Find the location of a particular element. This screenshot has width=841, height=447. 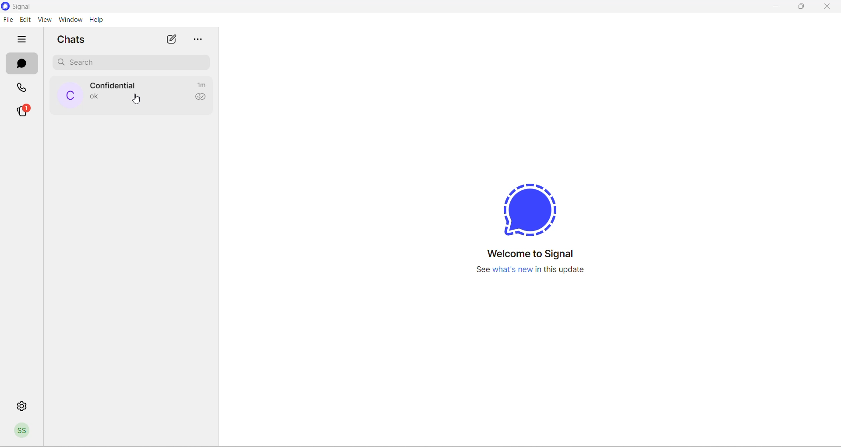

profile picture is located at coordinates (69, 94).